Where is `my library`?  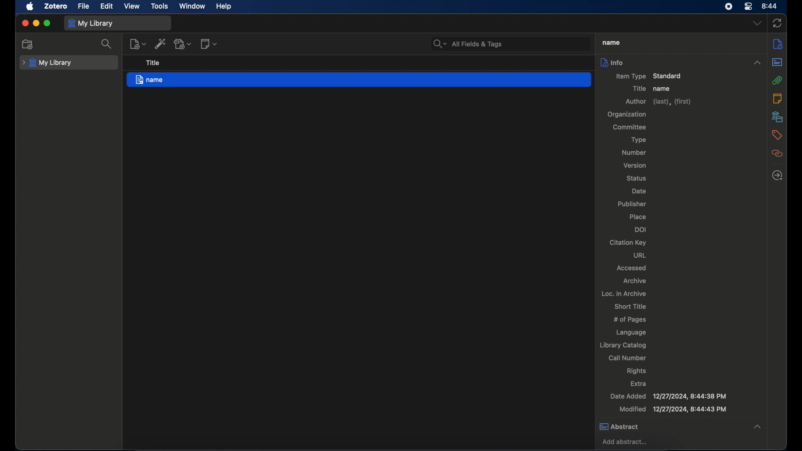
my library is located at coordinates (47, 63).